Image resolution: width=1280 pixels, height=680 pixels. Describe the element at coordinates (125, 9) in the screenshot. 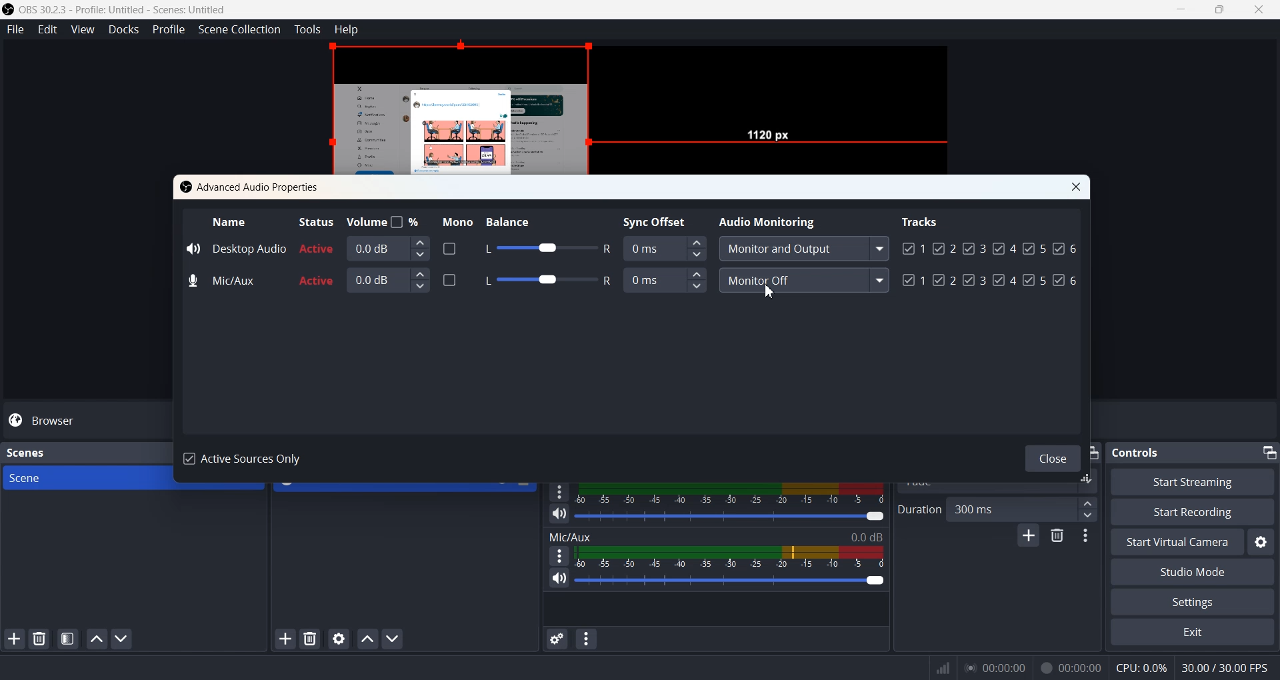

I see `‘OBS 30.2.3 - Profile: Untitled - Scenes: Untitled` at that location.